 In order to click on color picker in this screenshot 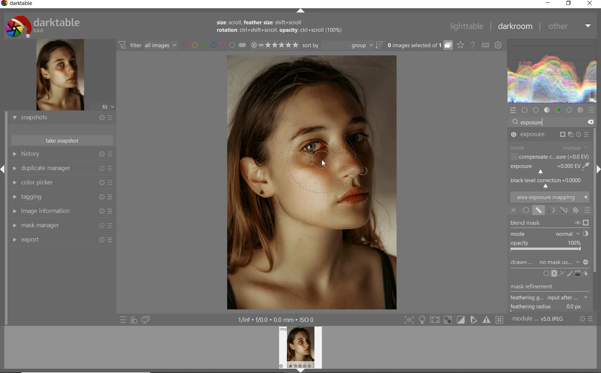, I will do `click(62, 183)`.